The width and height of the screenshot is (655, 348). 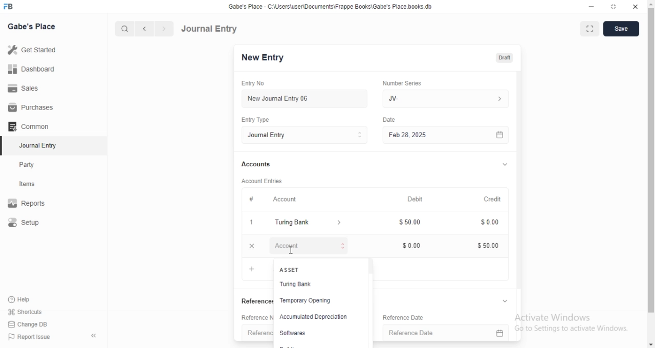 I want to click on , so click(x=392, y=120).